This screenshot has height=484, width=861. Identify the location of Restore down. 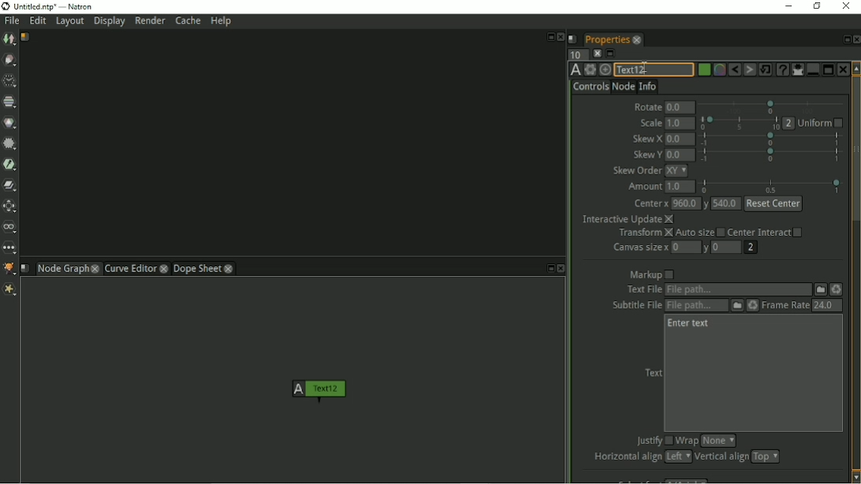
(815, 6).